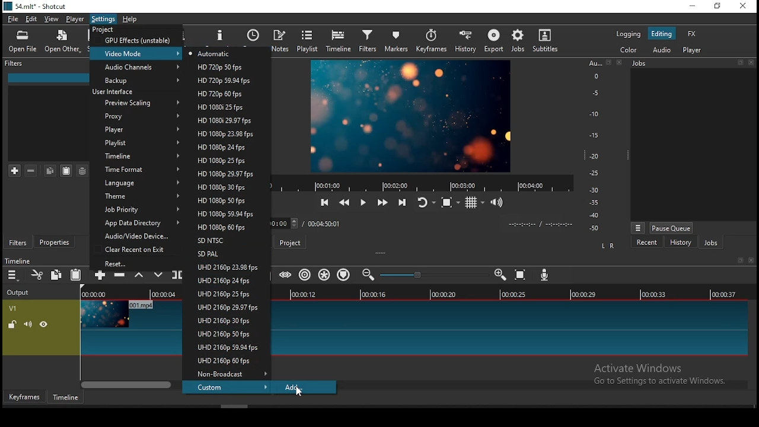  Describe the element at coordinates (680, 244) in the screenshot. I see `history` at that location.